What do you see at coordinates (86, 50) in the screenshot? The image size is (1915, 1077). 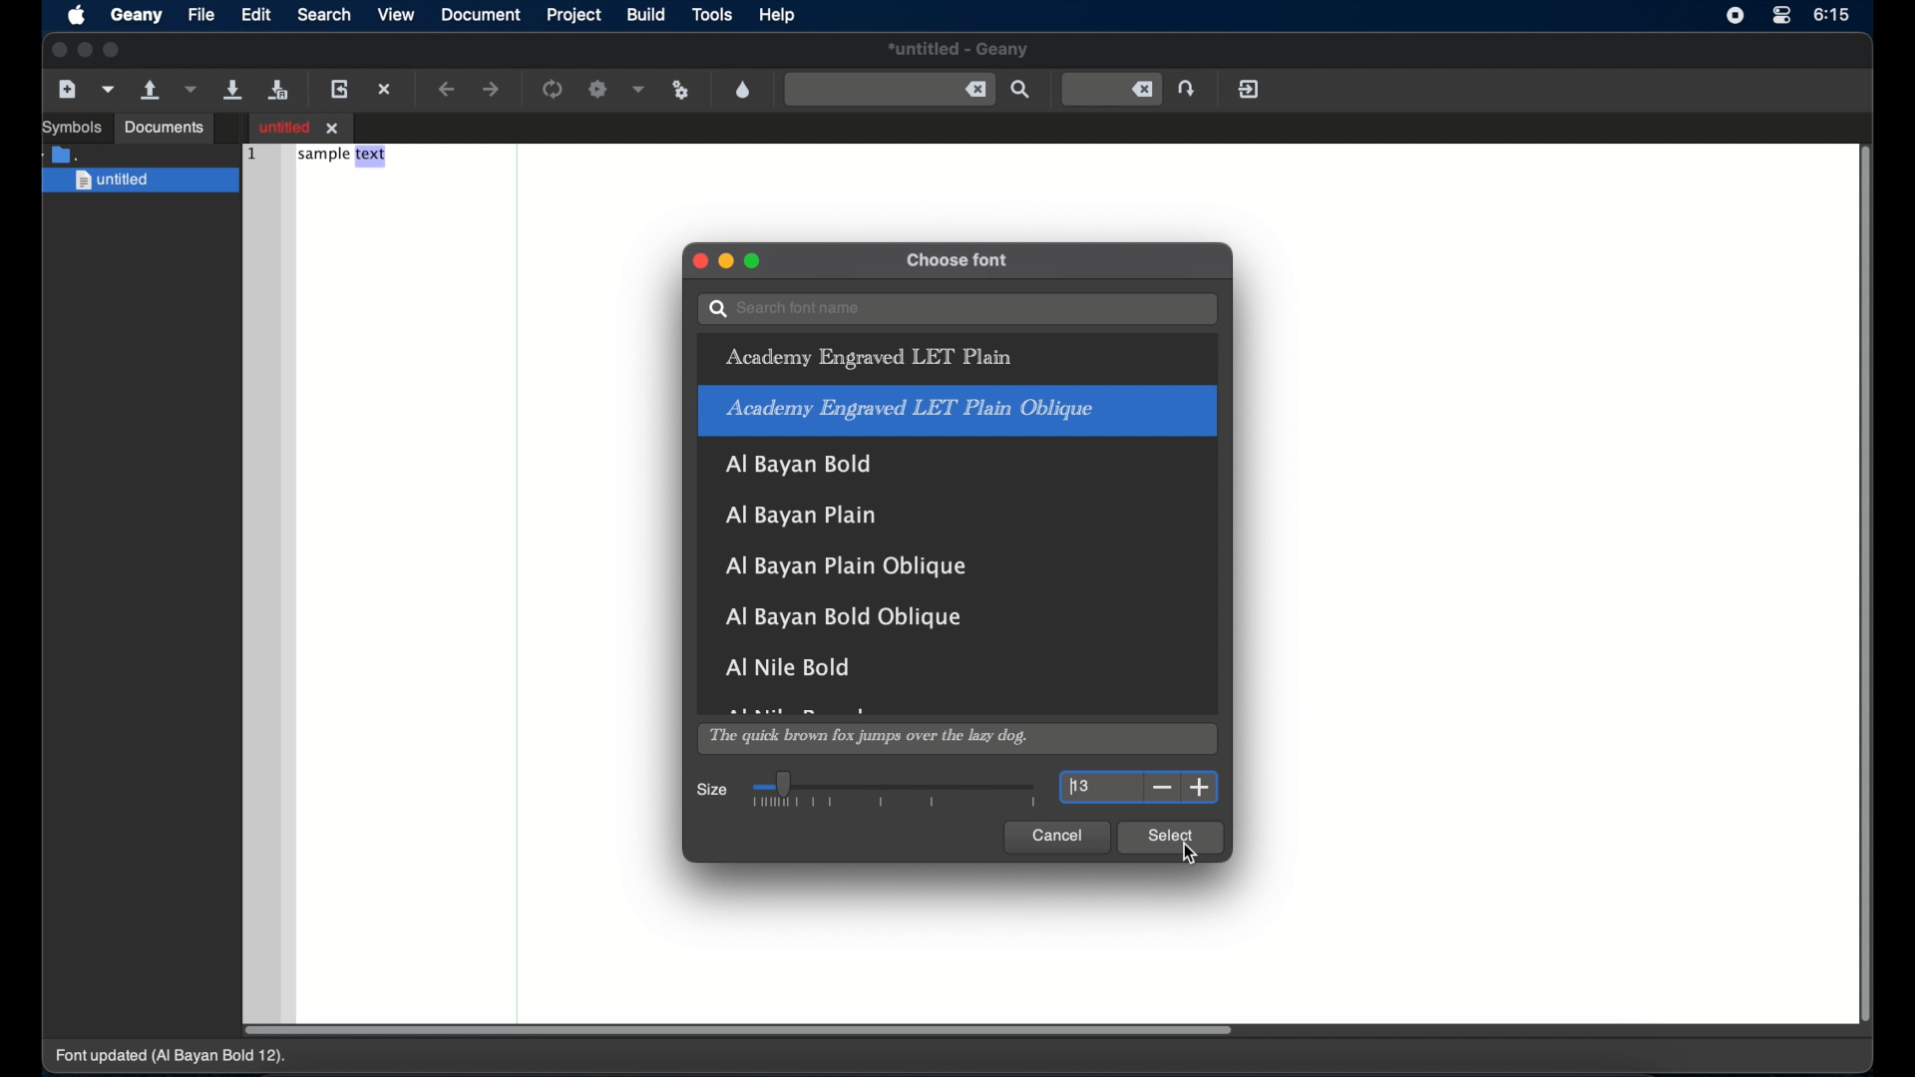 I see `minimize` at bounding box center [86, 50].